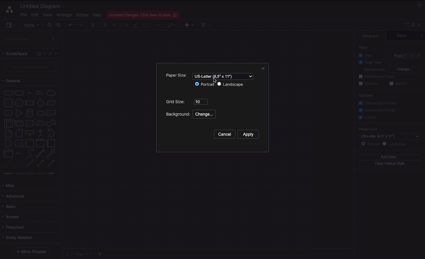 The width and height of the screenshot is (425, 259). I want to click on Sketch , so click(398, 84).